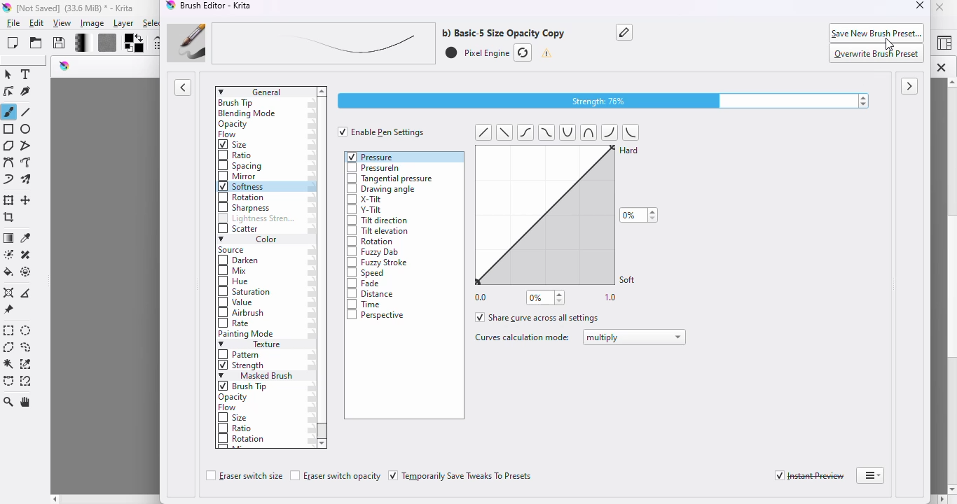 Image resolution: width=957 pixels, height=504 pixels. Describe the element at coordinates (241, 166) in the screenshot. I see `spacing` at that location.